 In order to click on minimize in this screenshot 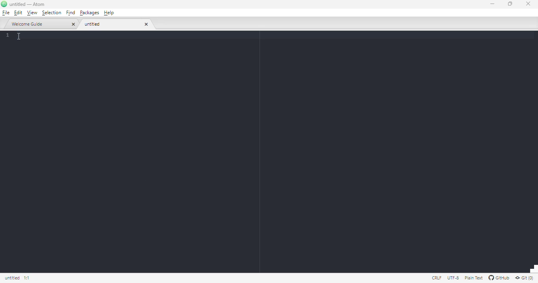, I will do `click(493, 4)`.